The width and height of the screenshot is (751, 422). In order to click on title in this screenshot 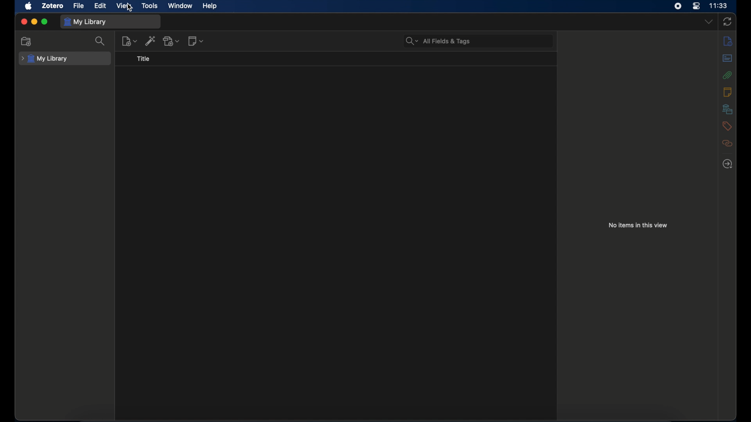, I will do `click(143, 59)`.